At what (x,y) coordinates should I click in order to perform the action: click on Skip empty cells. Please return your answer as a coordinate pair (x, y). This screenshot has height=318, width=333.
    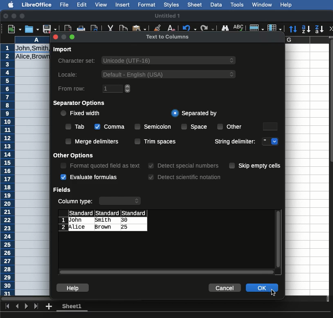
    Looking at the image, I should click on (256, 166).